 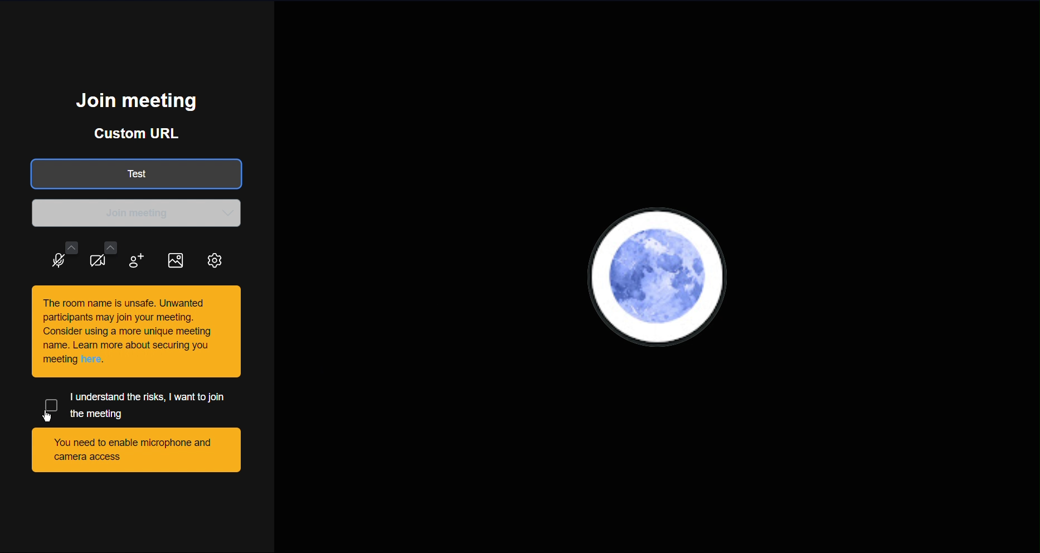 What do you see at coordinates (137, 332) in the screenshot?
I see `This room is unsafe` at bounding box center [137, 332].